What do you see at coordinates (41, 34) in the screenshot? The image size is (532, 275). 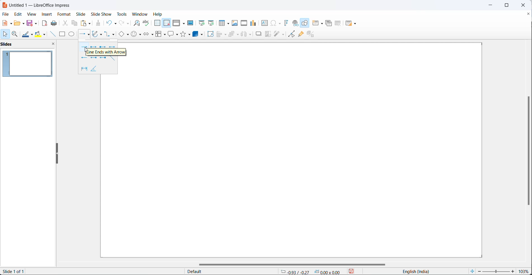 I see `fill color` at bounding box center [41, 34].